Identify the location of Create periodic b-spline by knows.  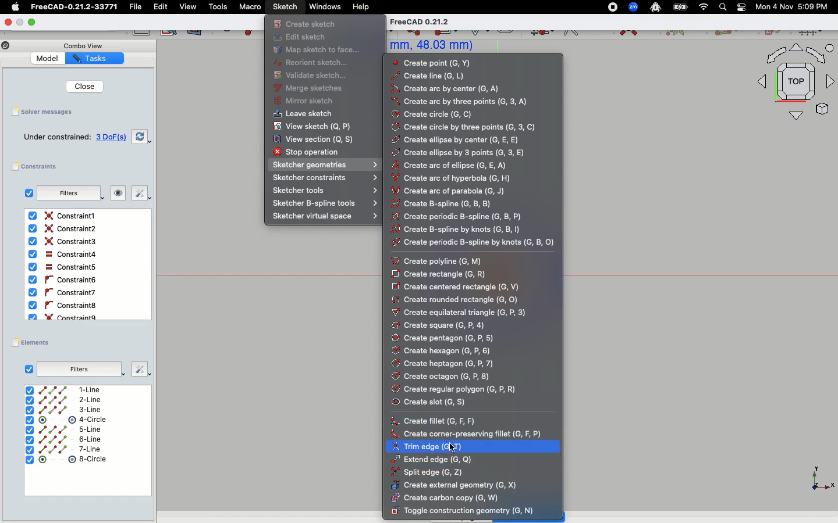
(475, 242).